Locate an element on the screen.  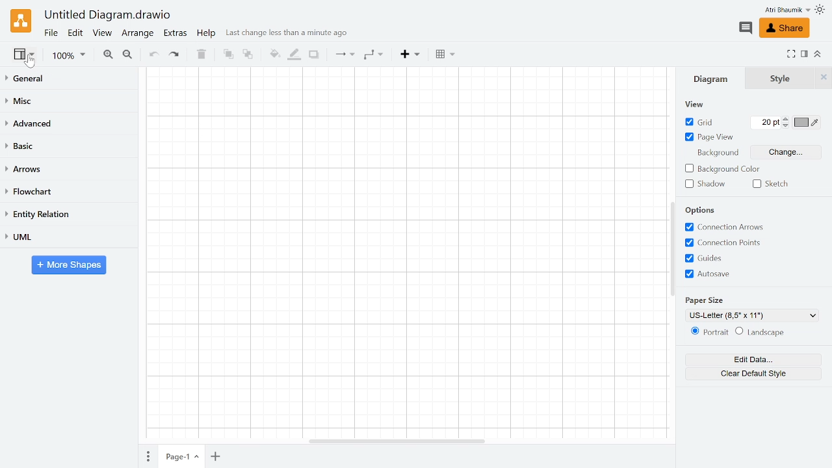
UML is located at coordinates (66, 237).